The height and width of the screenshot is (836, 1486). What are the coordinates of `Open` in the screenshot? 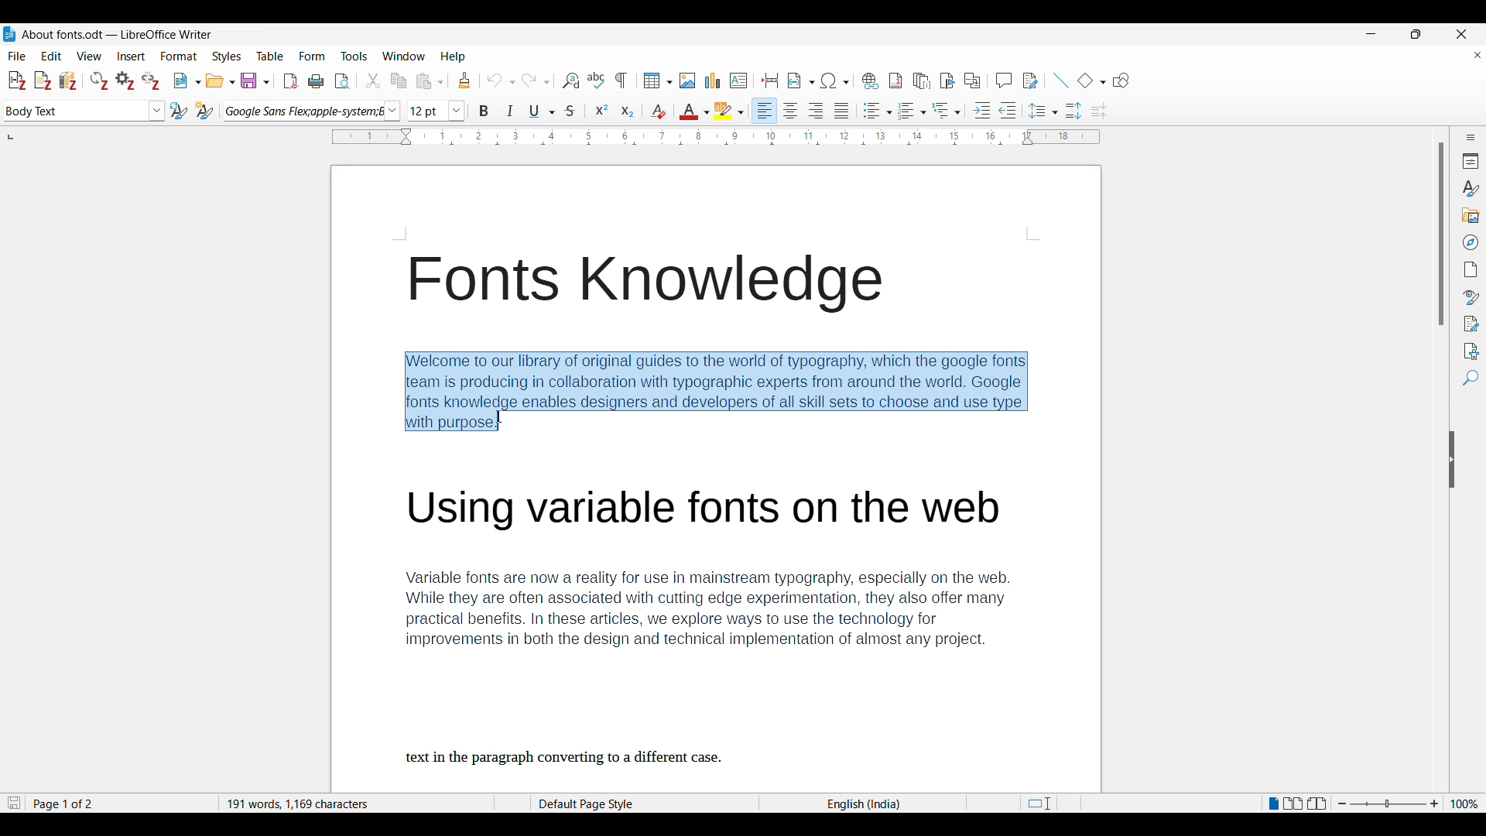 It's located at (221, 81).